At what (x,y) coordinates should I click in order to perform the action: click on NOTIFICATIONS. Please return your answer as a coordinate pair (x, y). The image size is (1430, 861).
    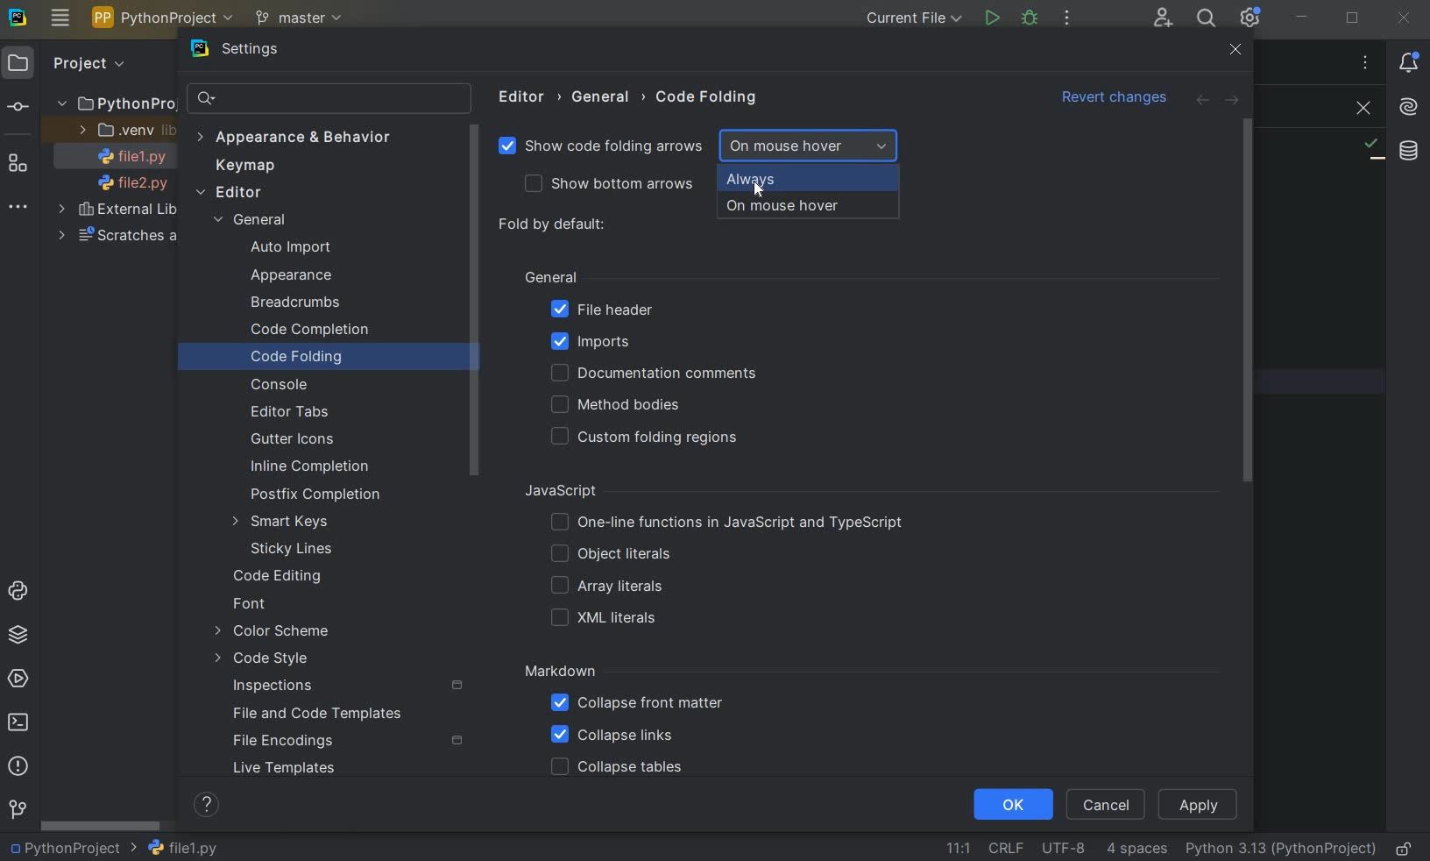
    Looking at the image, I should click on (1409, 63).